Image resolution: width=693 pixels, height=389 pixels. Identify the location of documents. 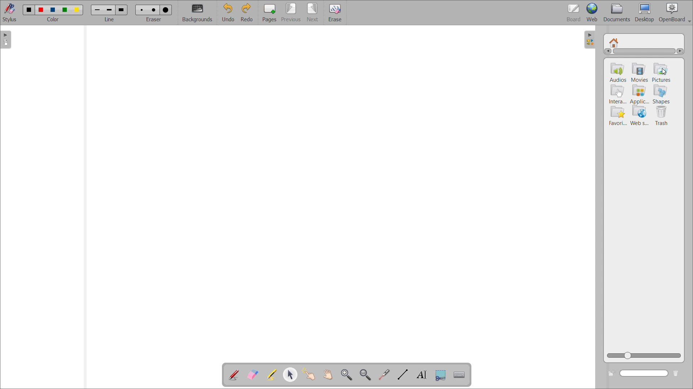
(617, 13).